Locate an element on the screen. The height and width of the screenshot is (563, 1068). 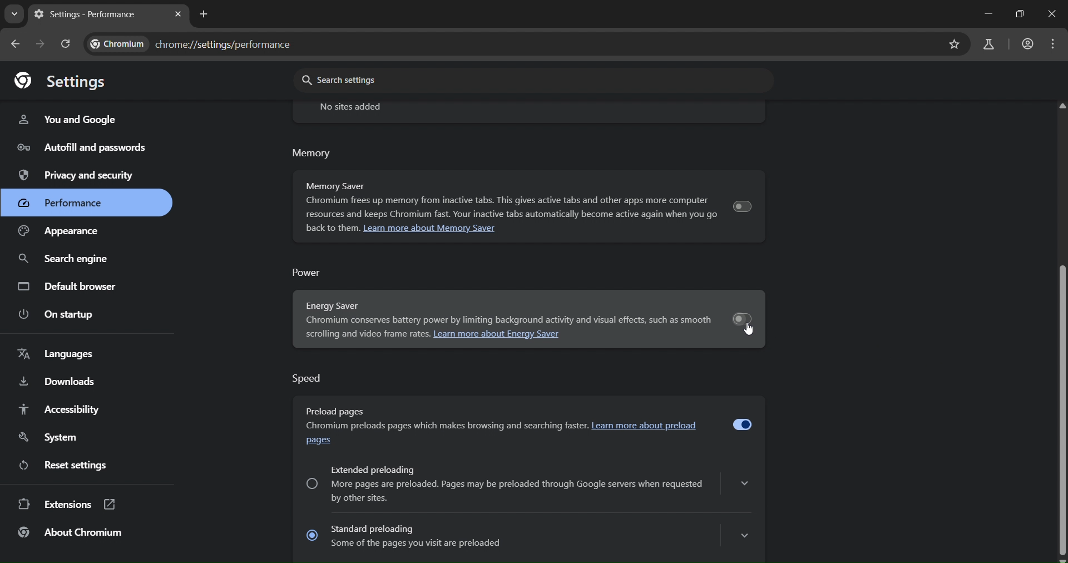
Extended preloading More pages are preloaded. Pages may be preloaded through Google servers when requestedby other sites. is located at coordinates (505, 485).